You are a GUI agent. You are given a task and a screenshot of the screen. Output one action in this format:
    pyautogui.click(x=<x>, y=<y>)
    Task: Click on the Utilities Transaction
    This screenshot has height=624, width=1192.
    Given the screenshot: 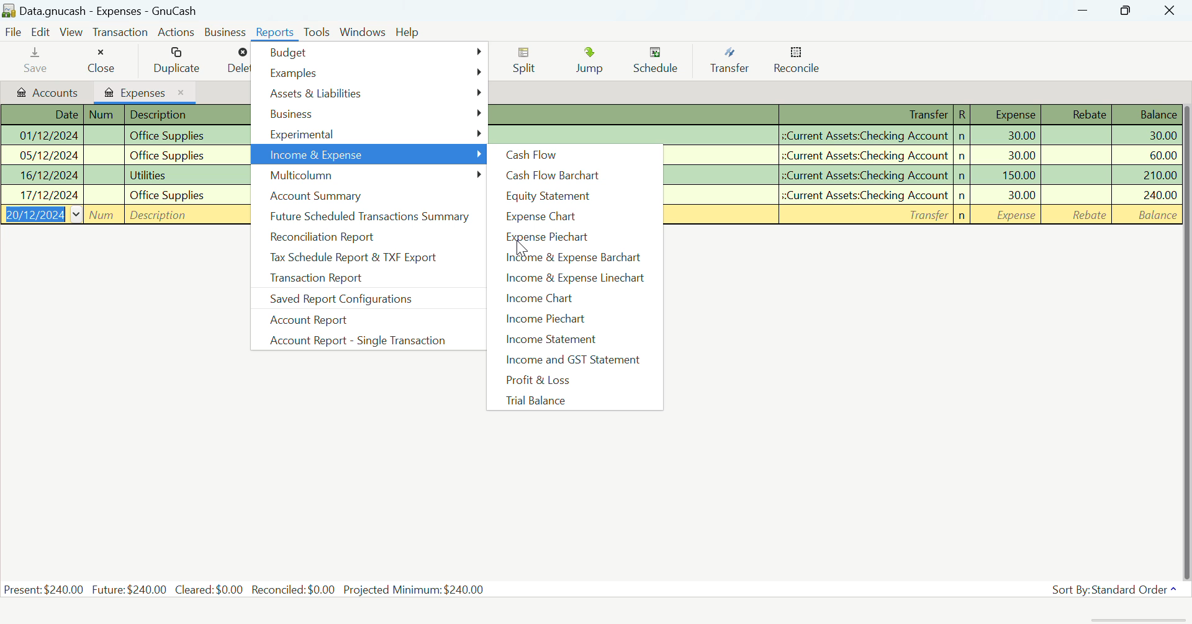 What is the action you would take?
    pyautogui.click(x=924, y=175)
    